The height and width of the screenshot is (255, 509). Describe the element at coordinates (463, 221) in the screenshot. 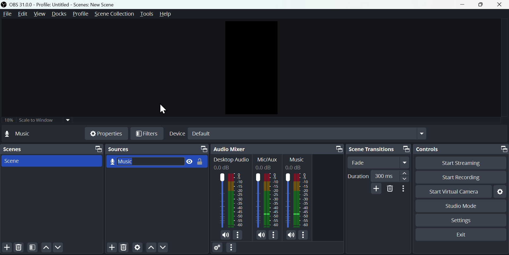

I see `Settings` at that location.